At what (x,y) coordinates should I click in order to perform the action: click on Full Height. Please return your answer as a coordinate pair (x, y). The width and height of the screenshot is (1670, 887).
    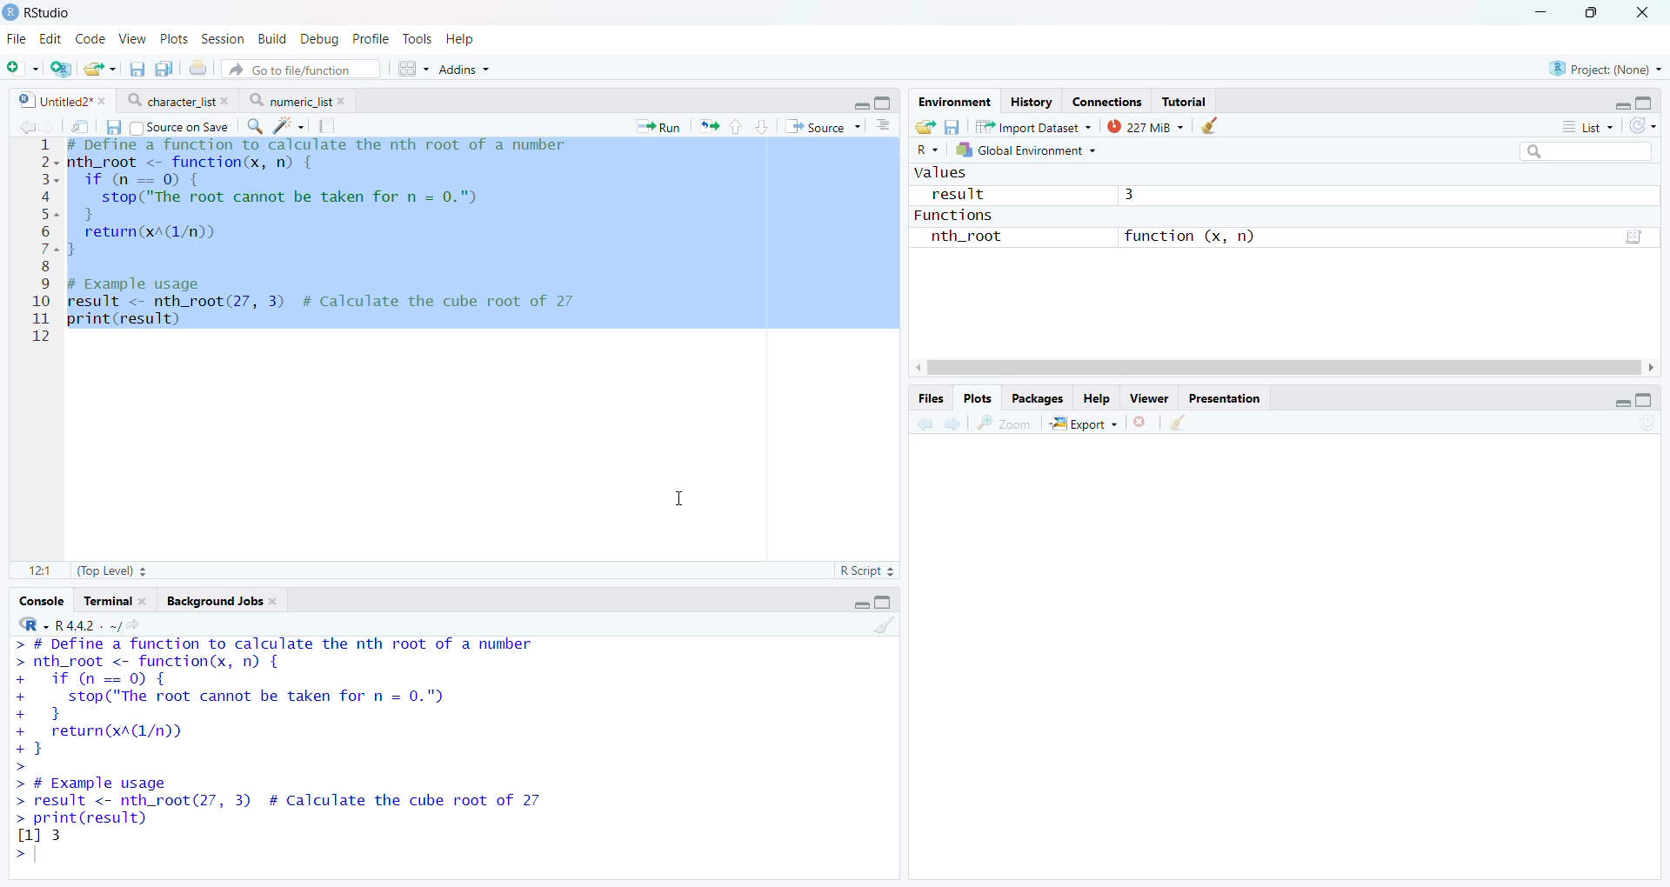
    Looking at the image, I should click on (885, 102).